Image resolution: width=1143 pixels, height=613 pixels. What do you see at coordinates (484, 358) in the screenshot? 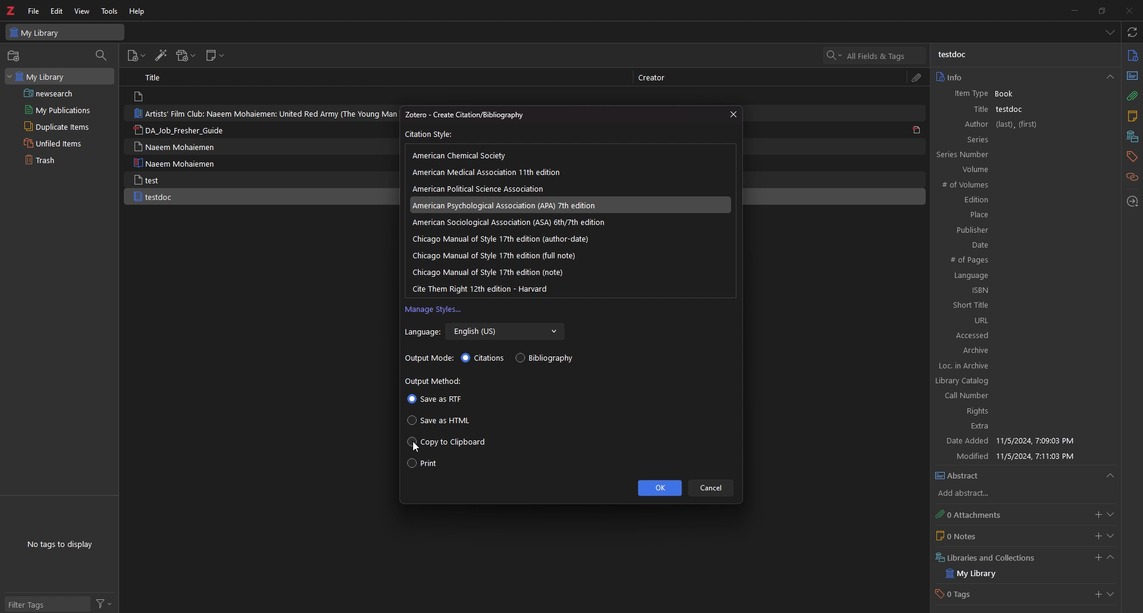
I see `citations` at bounding box center [484, 358].